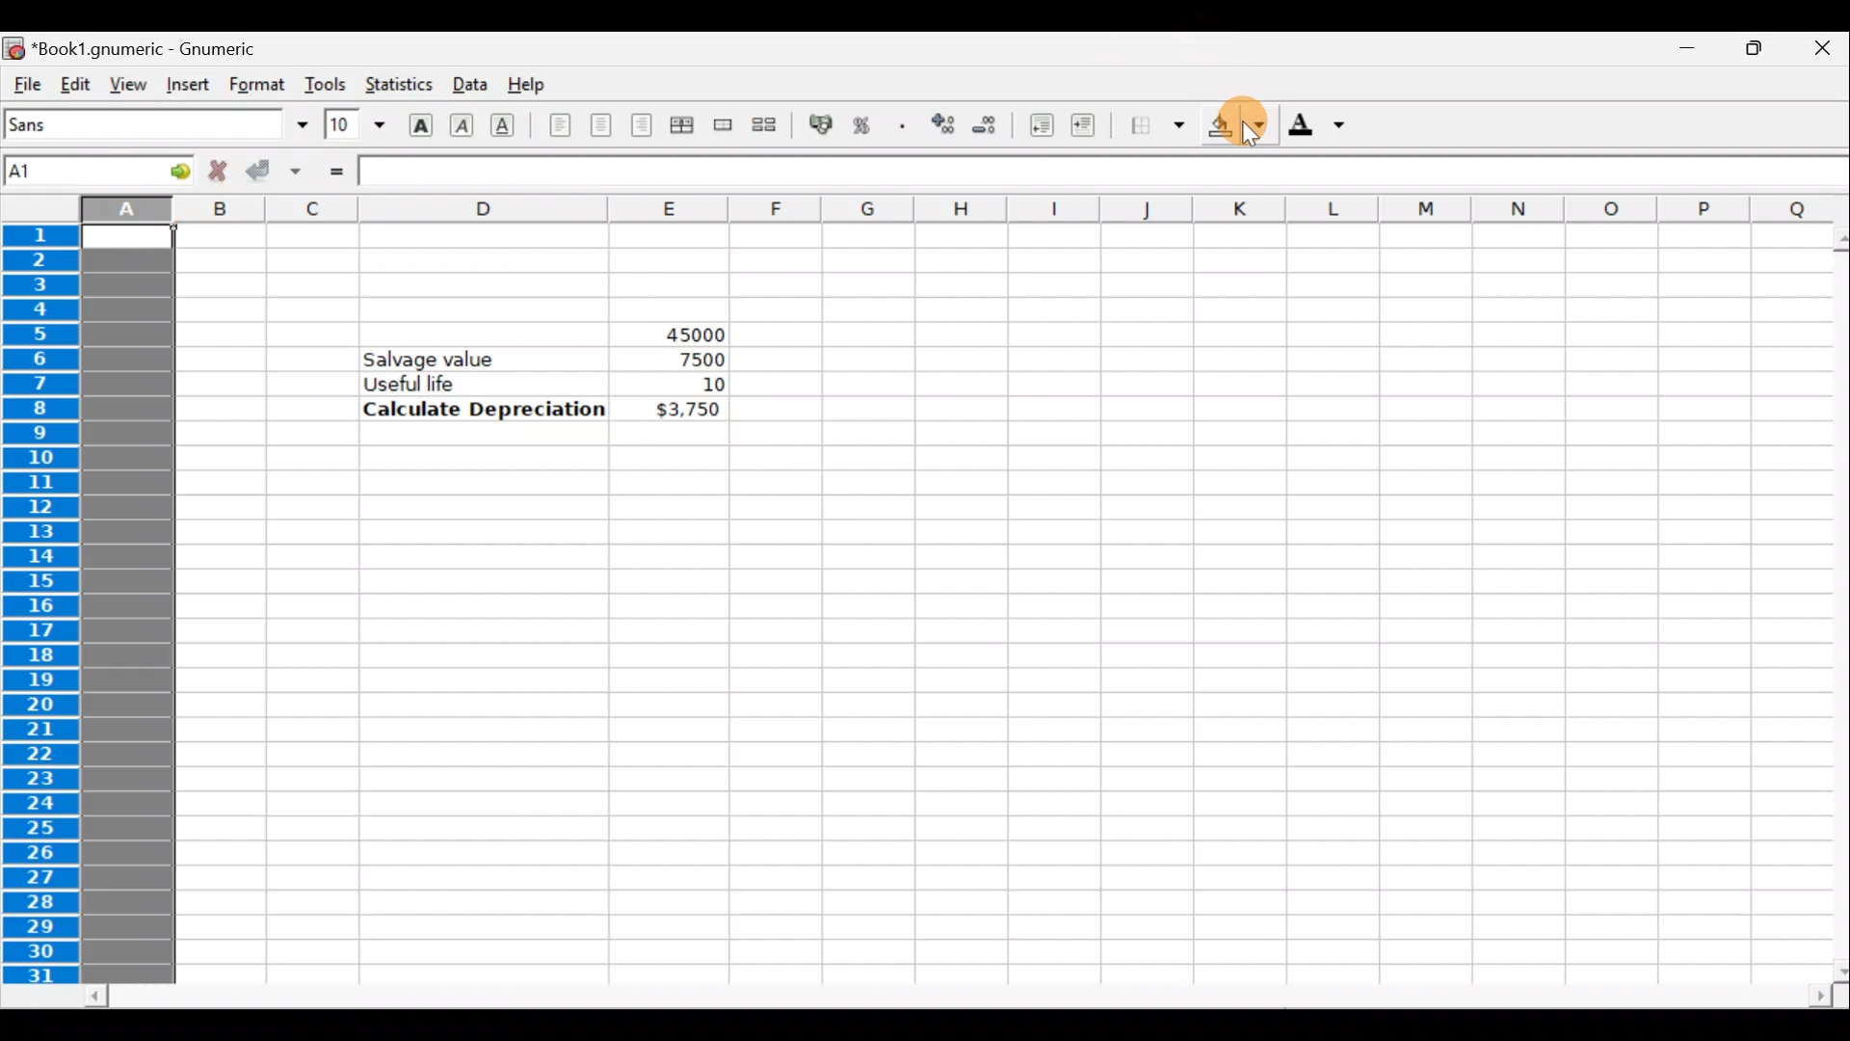 Image resolution: width=1850 pixels, height=1041 pixels. Describe the element at coordinates (325, 84) in the screenshot. I see `Tools` at that location.